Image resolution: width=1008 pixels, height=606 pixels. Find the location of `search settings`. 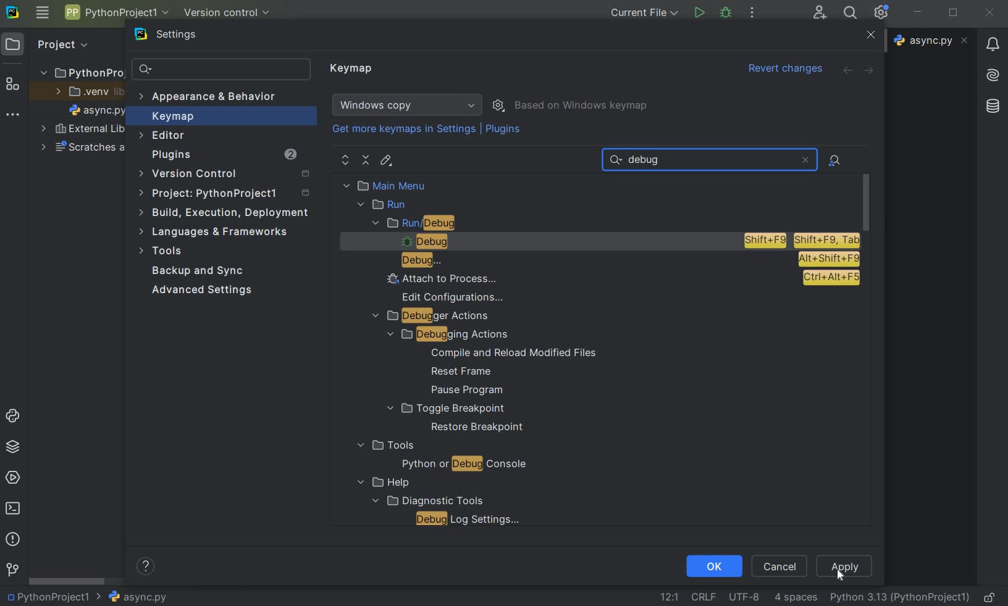

search settings is located at coordinates (222, 70).